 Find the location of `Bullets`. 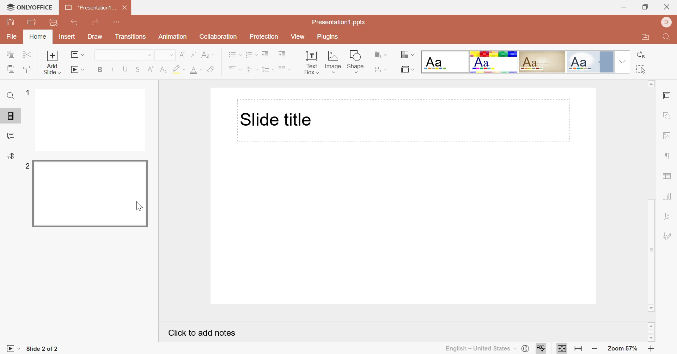

Bullets is located at coordinates (235, 54).